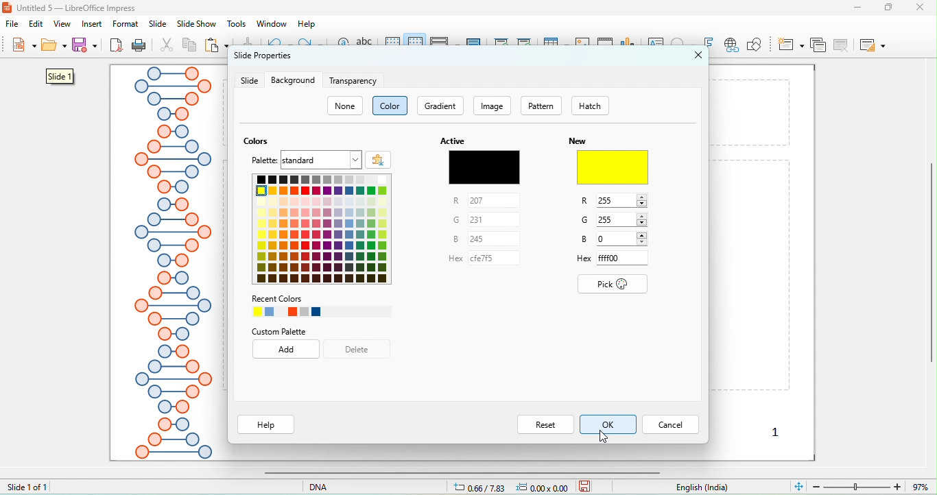 Image resolution: width=937 pixels, height=495 pixels. I want to click on slide layout, so click(872, 45).